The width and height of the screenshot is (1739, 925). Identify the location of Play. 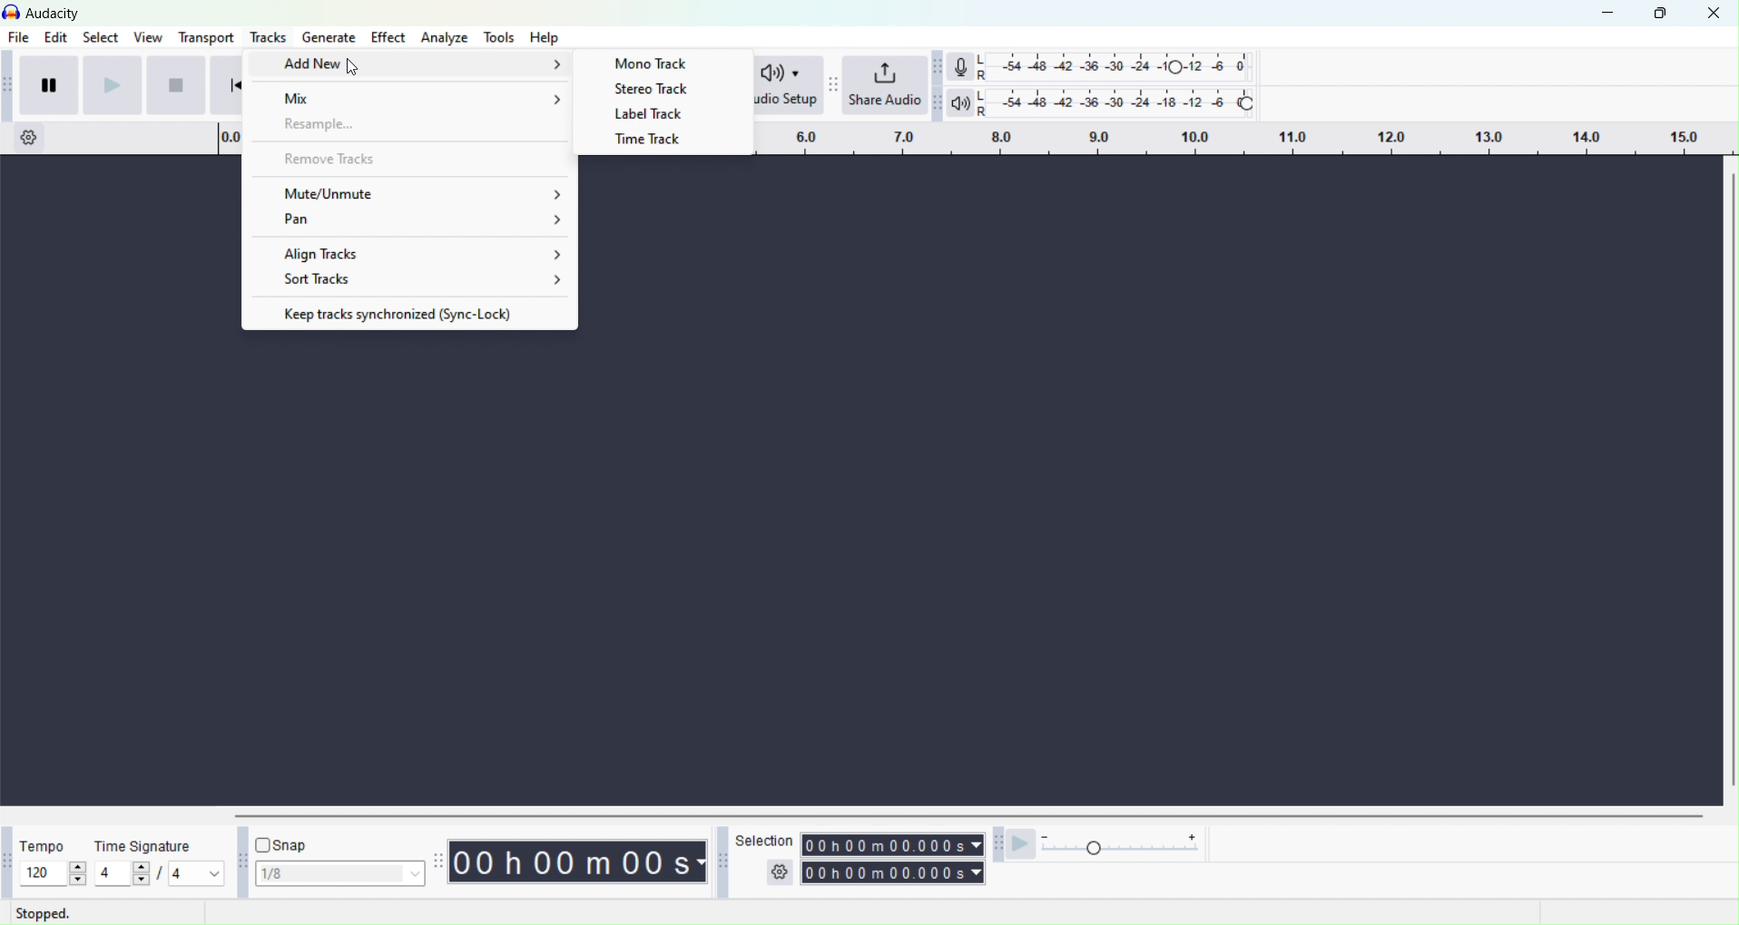
(113, 84).